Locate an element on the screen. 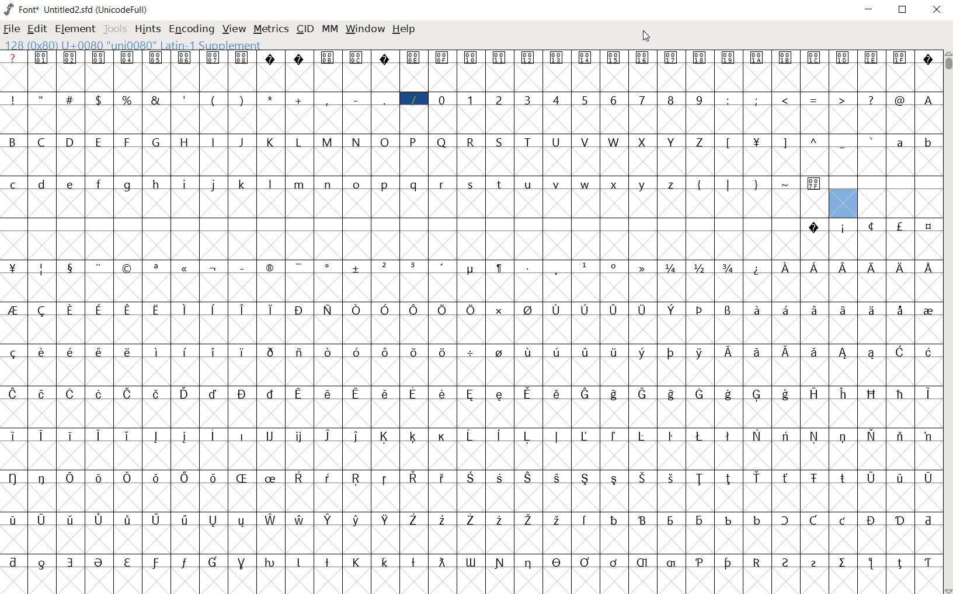  glyph is located at coordinates (214, 394).